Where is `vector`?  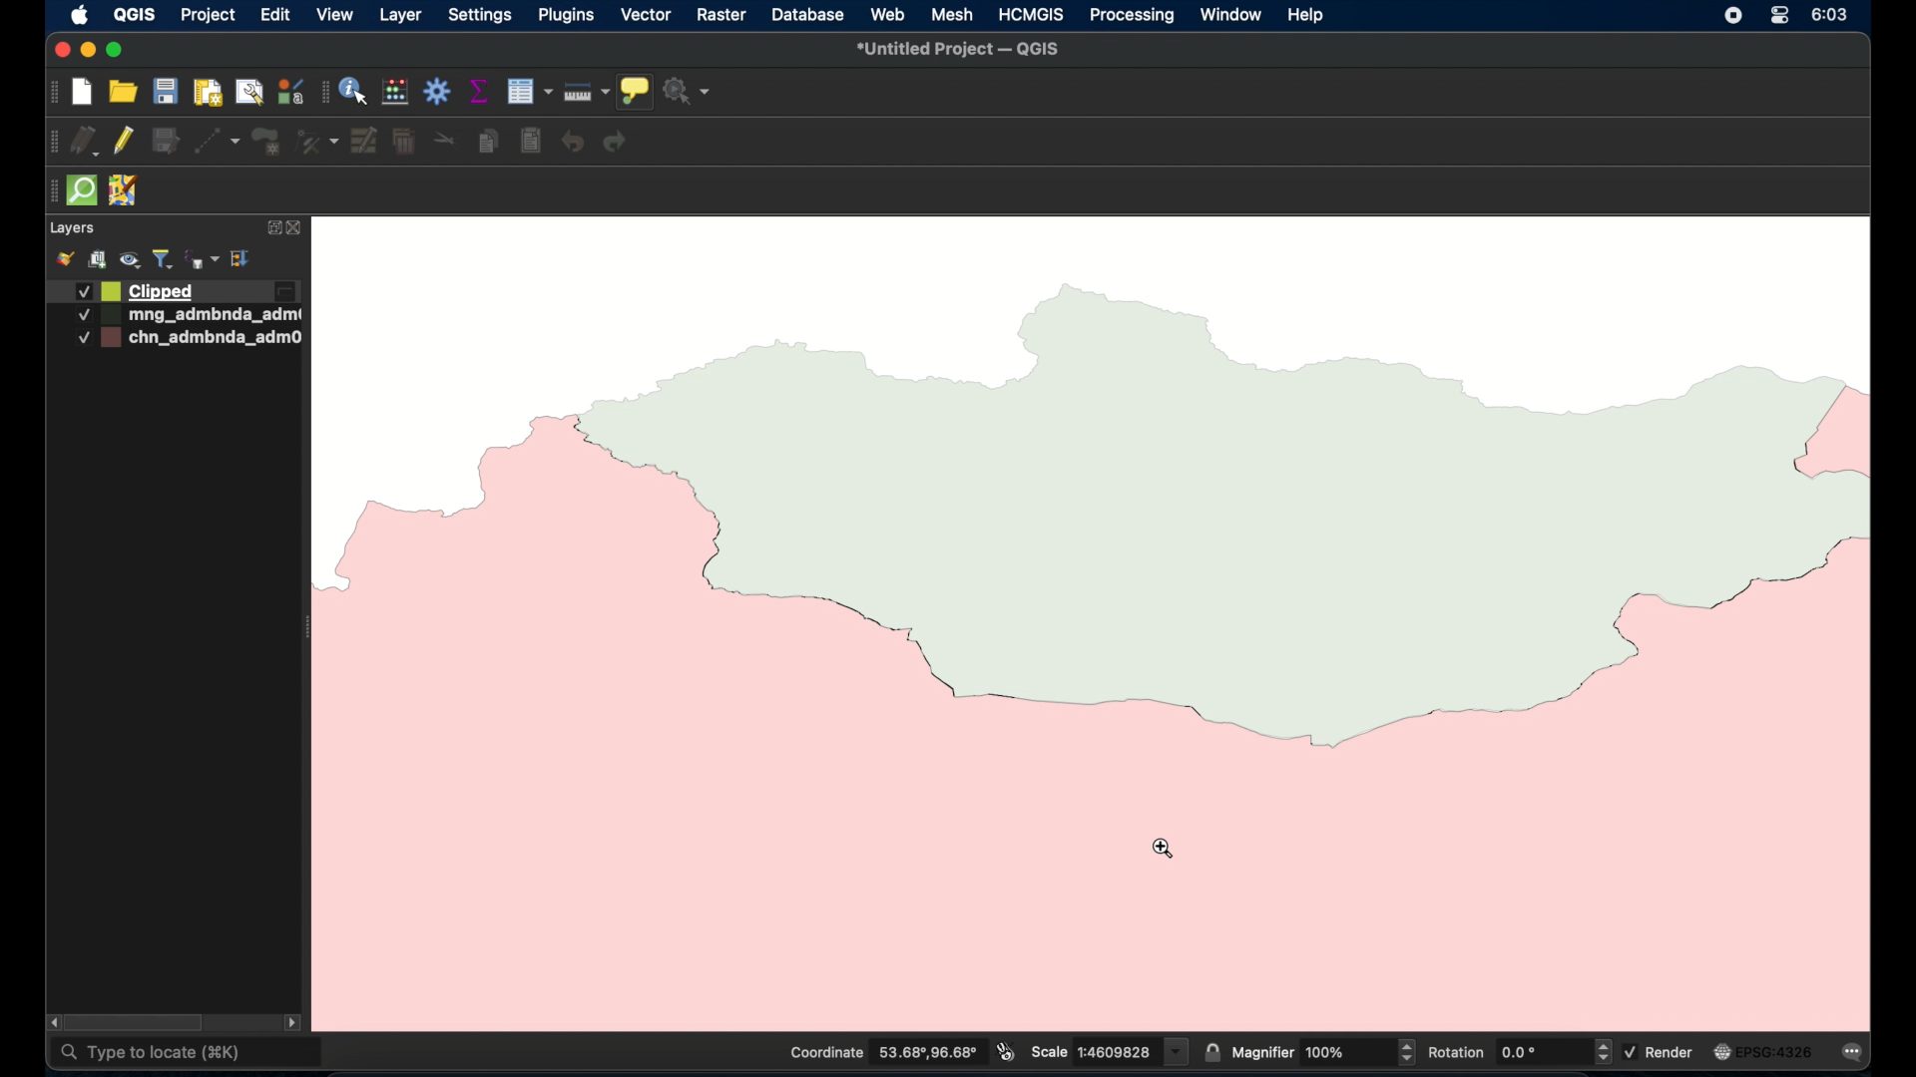 vector is located at coordinates (646, 16).